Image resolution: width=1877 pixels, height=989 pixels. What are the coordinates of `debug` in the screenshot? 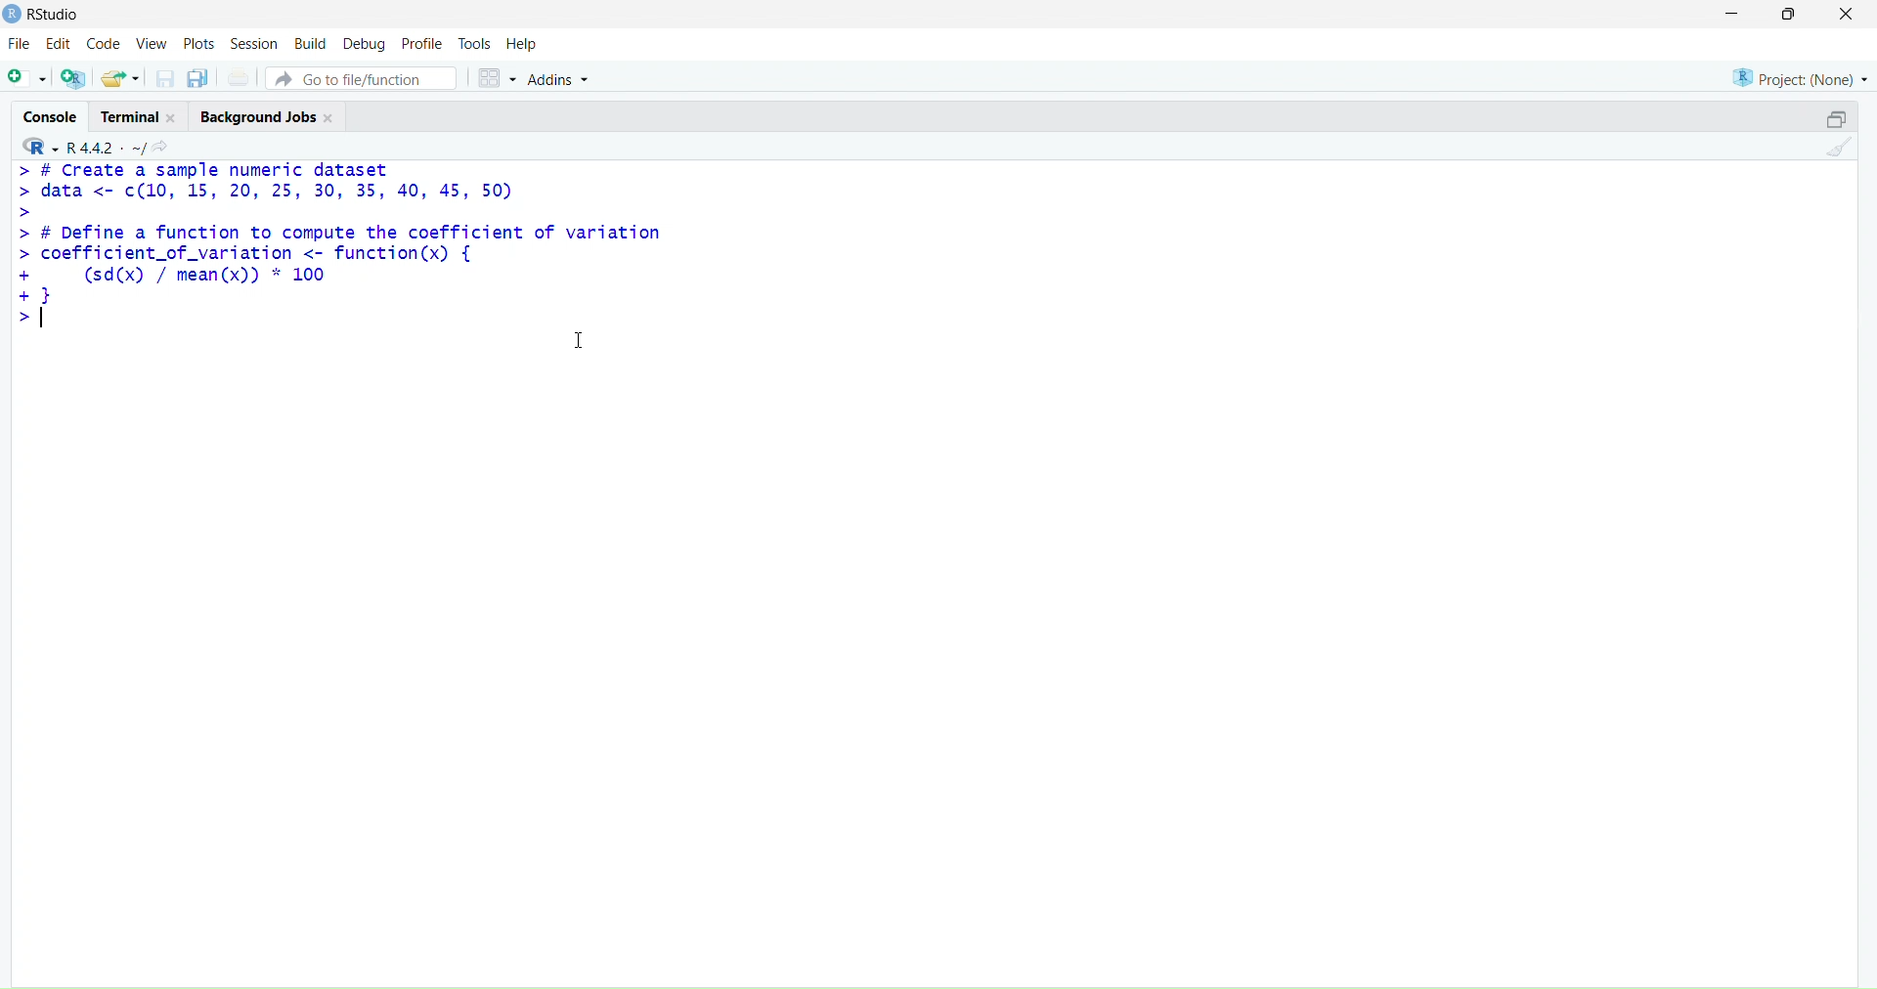 It's located at (364, 46).